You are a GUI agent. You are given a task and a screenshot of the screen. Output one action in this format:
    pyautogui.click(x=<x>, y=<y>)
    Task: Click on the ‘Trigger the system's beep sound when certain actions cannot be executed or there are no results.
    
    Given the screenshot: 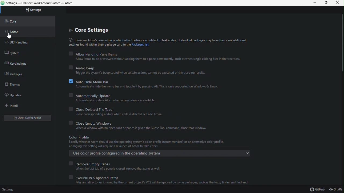 What is the action you would take?
    pyautogui.click(x=142, y=73)
    